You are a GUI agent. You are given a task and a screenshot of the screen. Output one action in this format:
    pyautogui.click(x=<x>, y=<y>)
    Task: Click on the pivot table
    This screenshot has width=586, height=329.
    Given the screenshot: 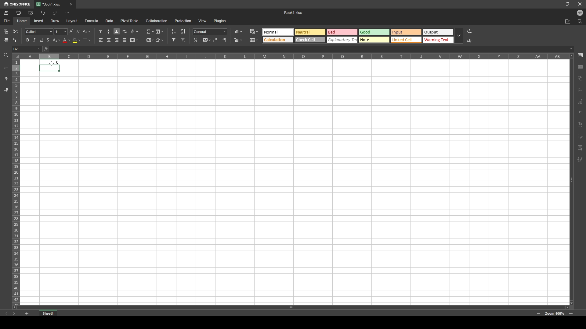 What is the action you would take?
    pyautogui.click(x=130, y=21)
    